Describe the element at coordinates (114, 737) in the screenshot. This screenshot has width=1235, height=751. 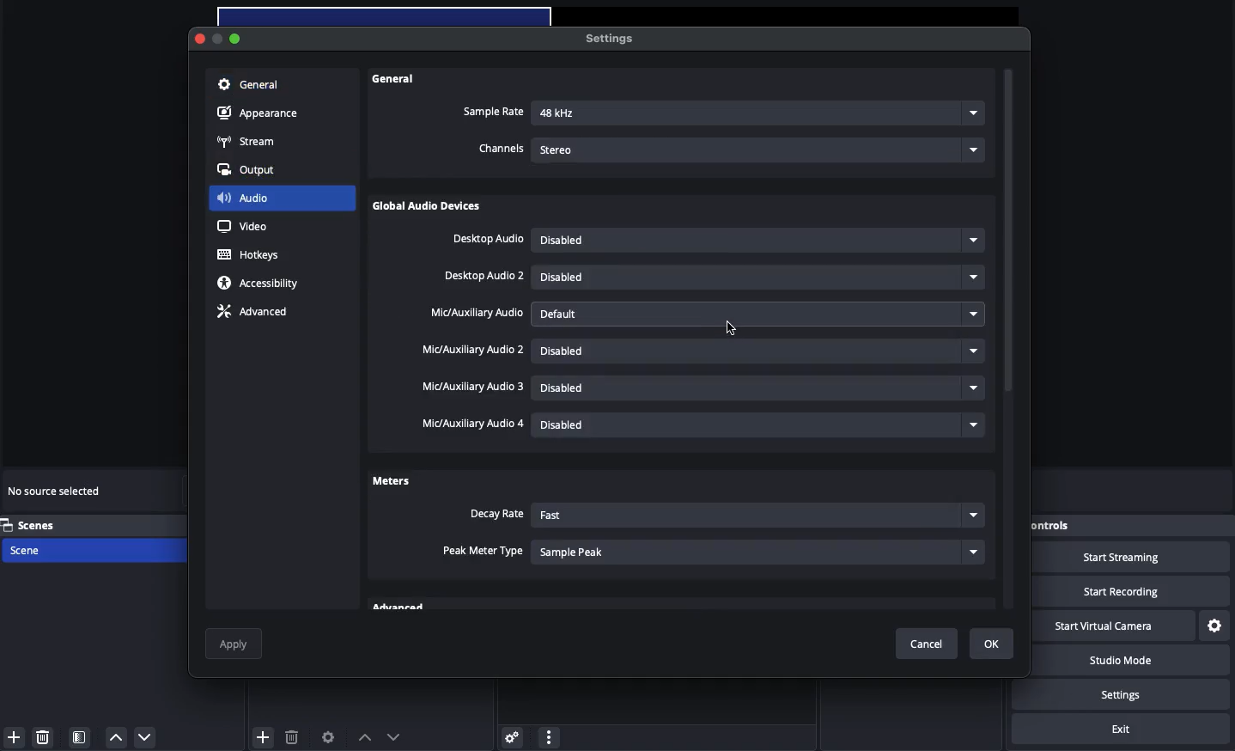
I see `Up` at that location.